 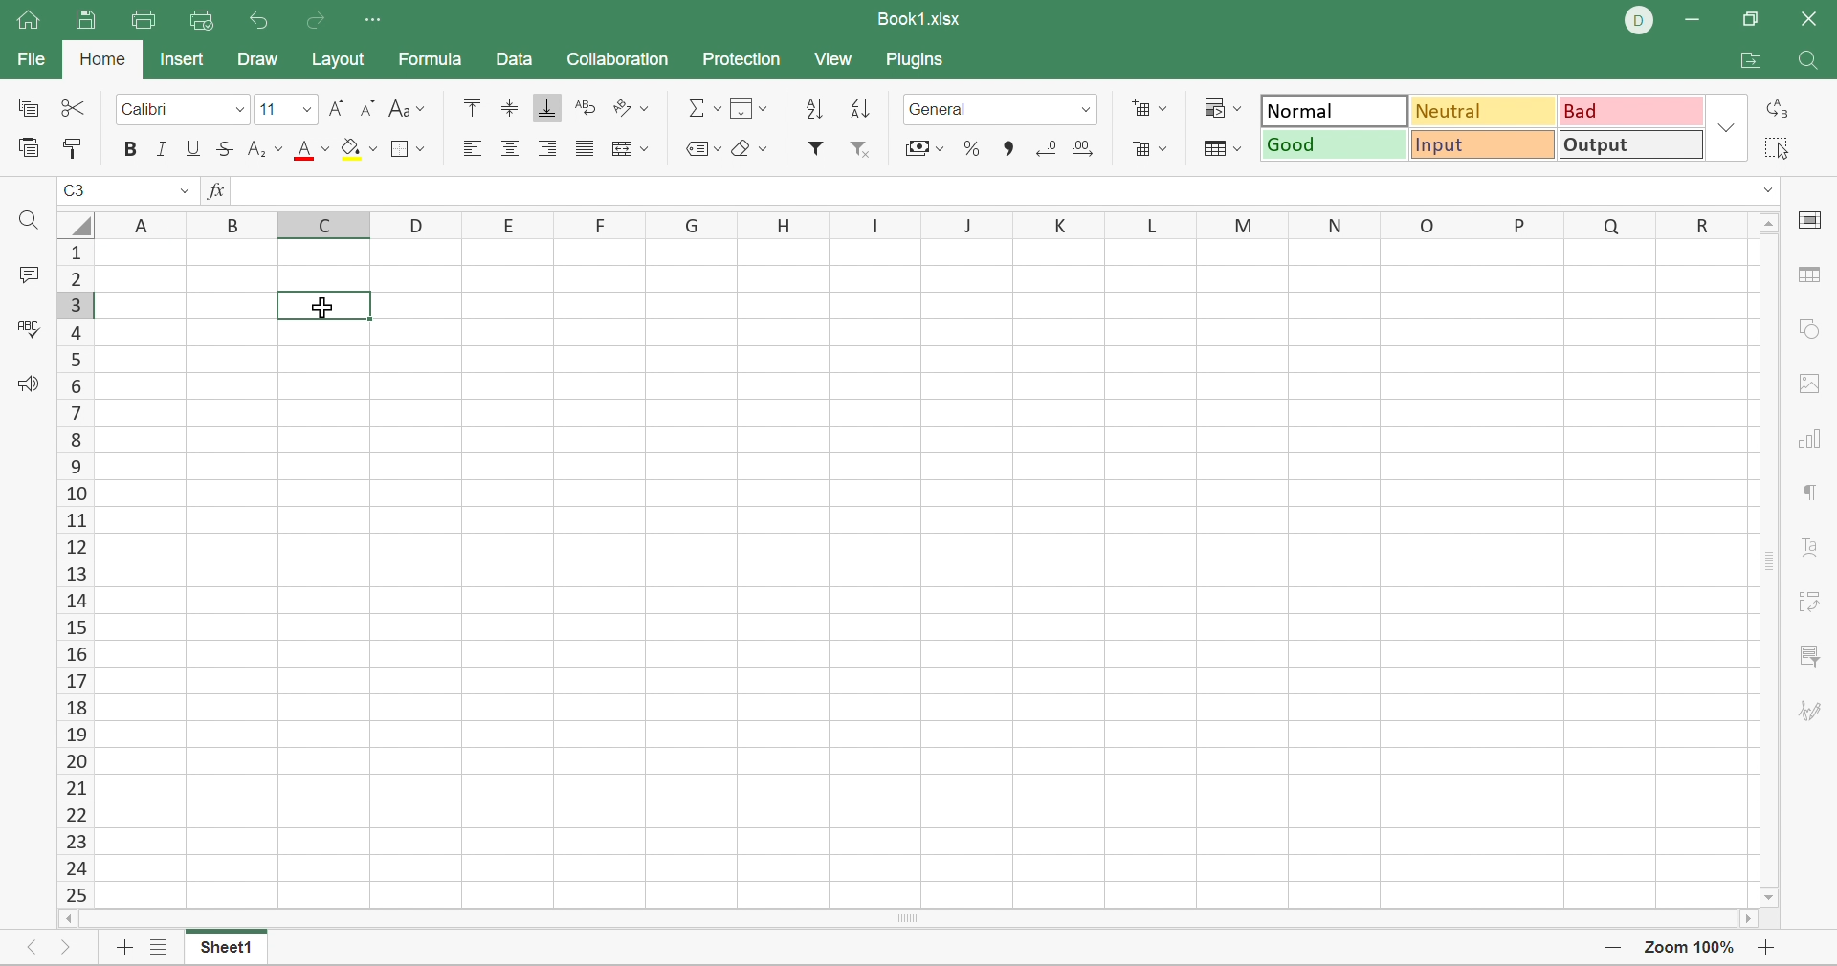 I want to click on Font color, so click(x=311, y=150).